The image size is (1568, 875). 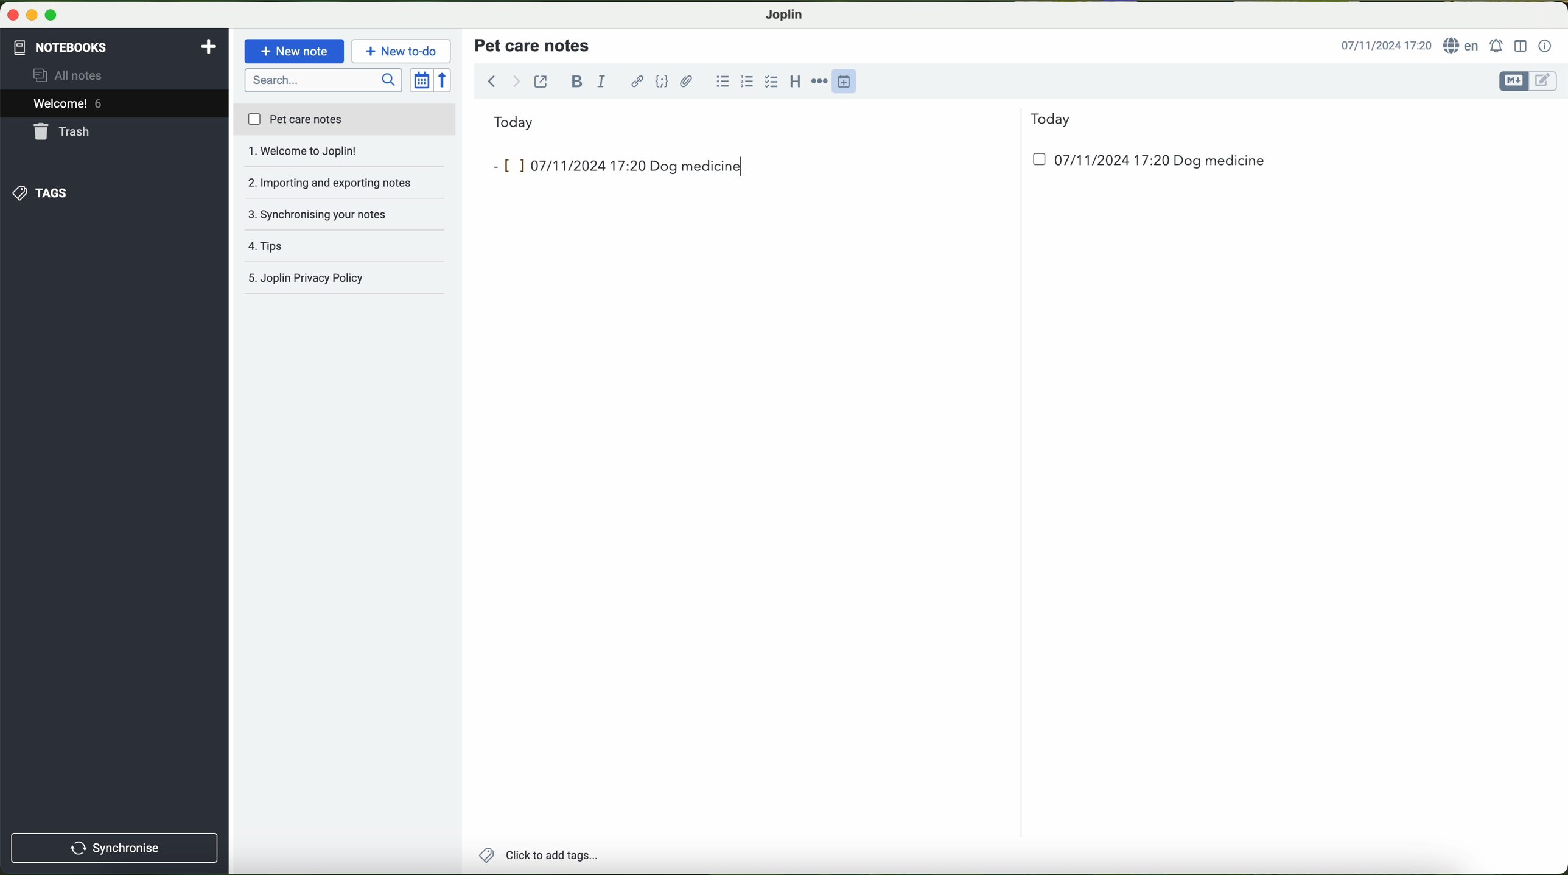 I want to click on numbered list, so click(x=746, y=82).